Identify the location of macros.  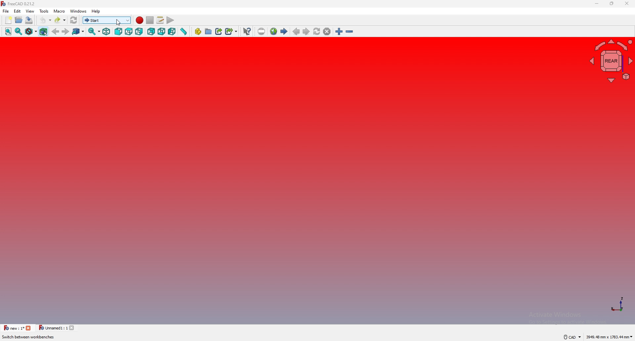
(160, 20).